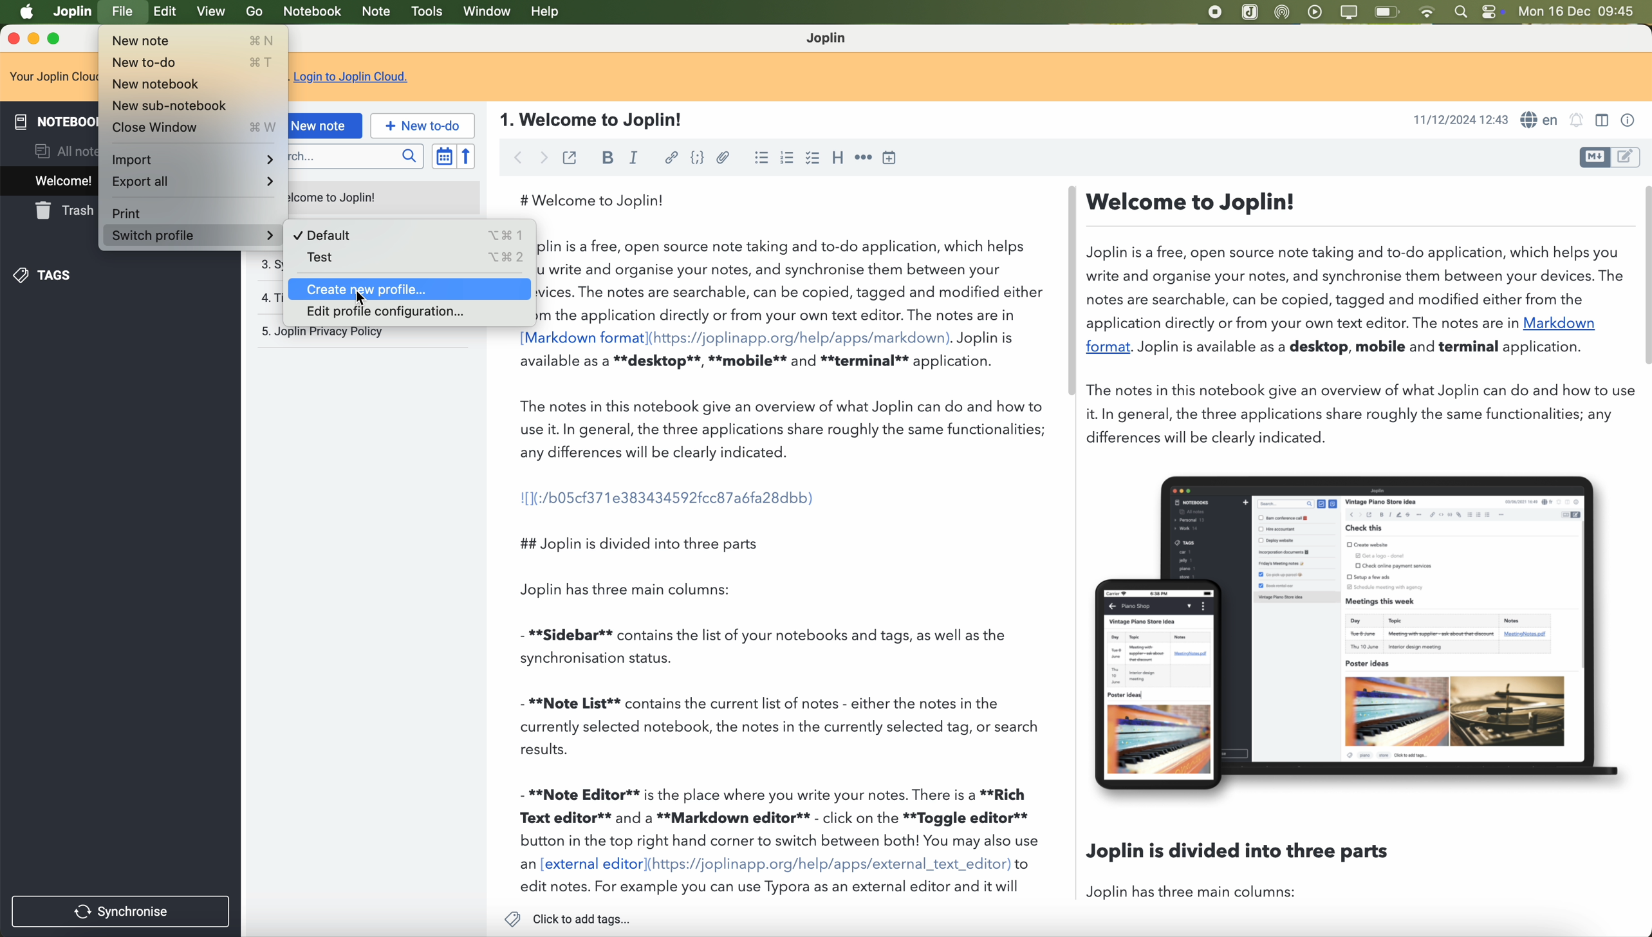  I want to click on click to add tags, so click(568, 918).